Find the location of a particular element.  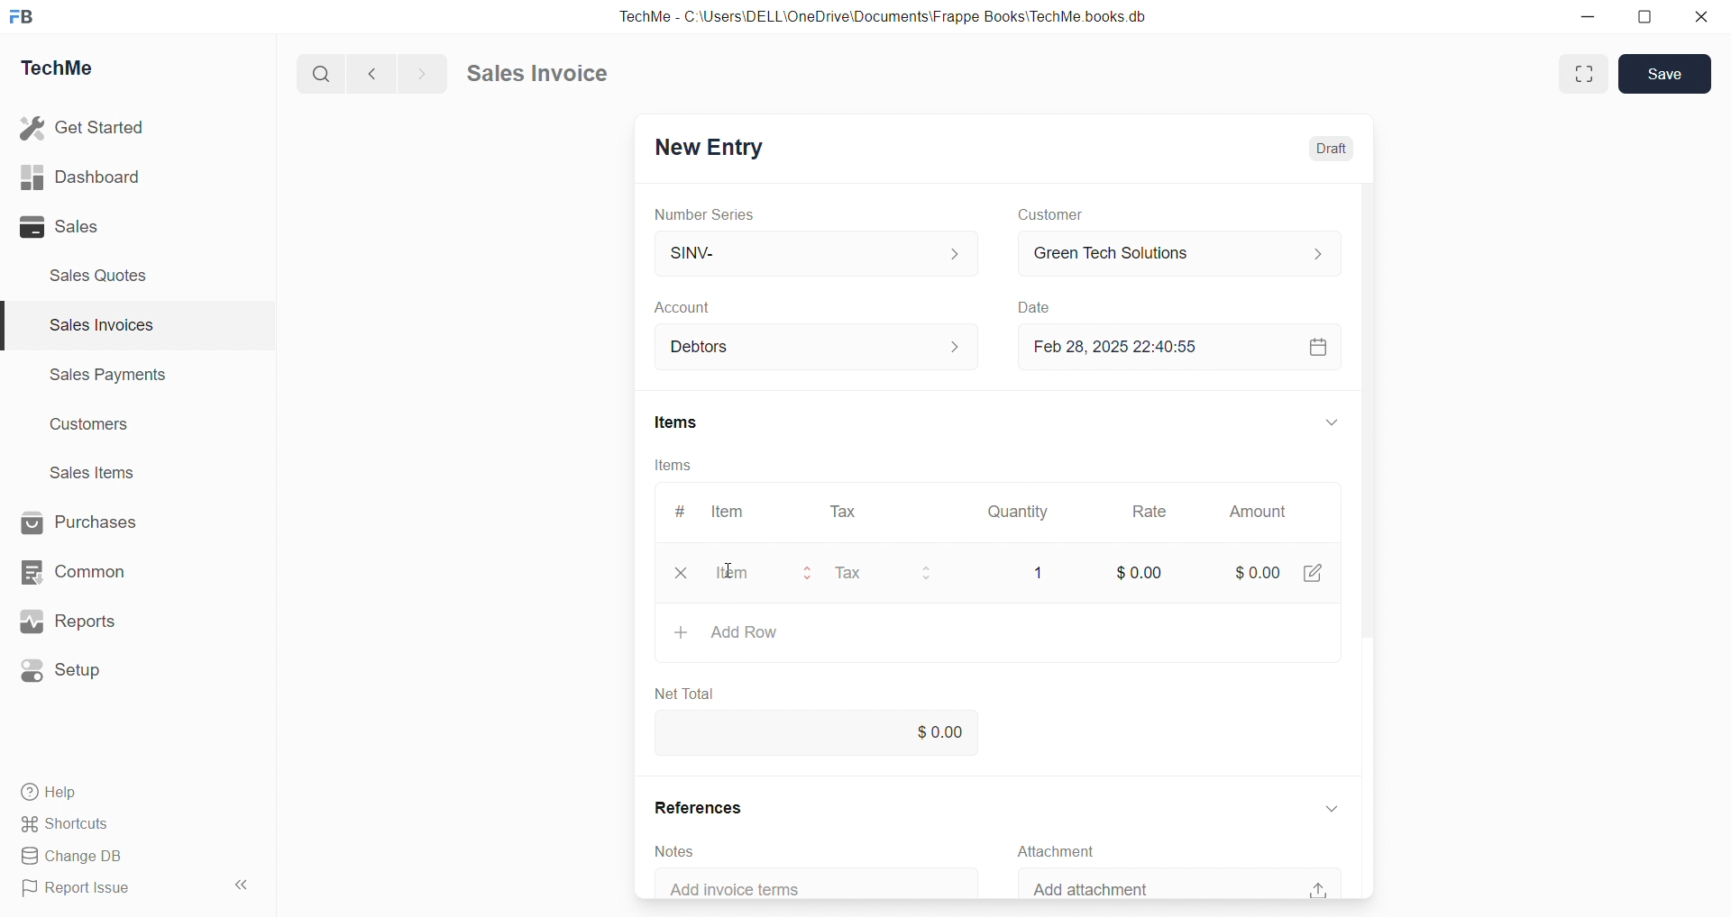

Draft is located at coordinates (1331, 150).